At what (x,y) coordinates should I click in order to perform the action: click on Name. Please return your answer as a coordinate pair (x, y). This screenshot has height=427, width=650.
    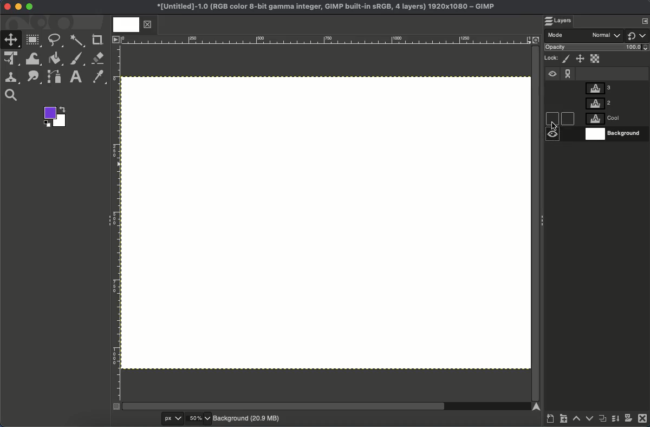
    Looking at the image, I should click on (323, 8).